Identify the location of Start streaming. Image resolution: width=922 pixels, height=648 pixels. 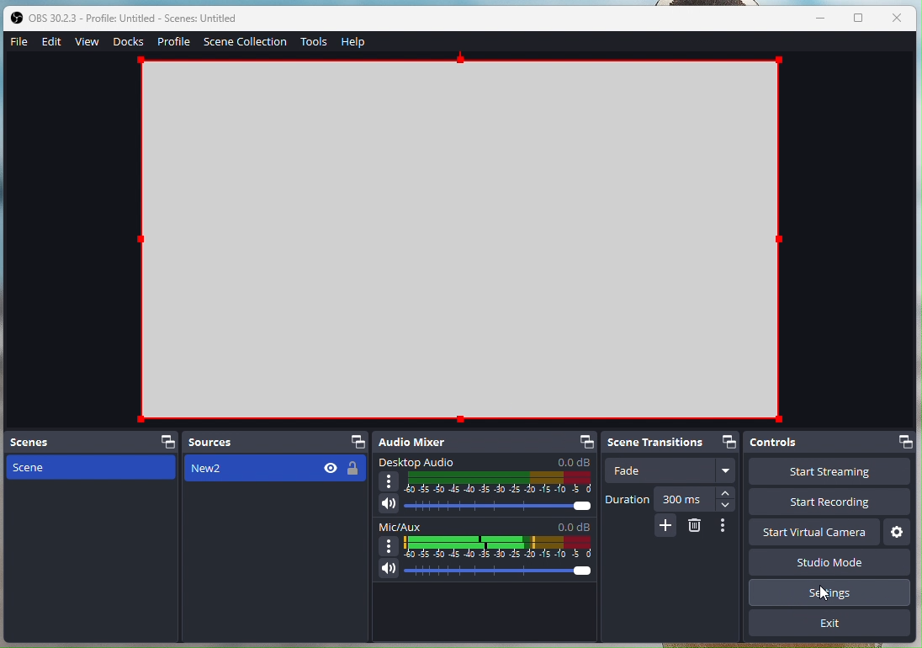
(831, 472).